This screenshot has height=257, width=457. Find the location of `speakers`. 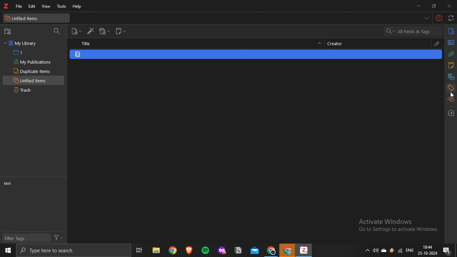

speakers is located at coordinates (375, 251).